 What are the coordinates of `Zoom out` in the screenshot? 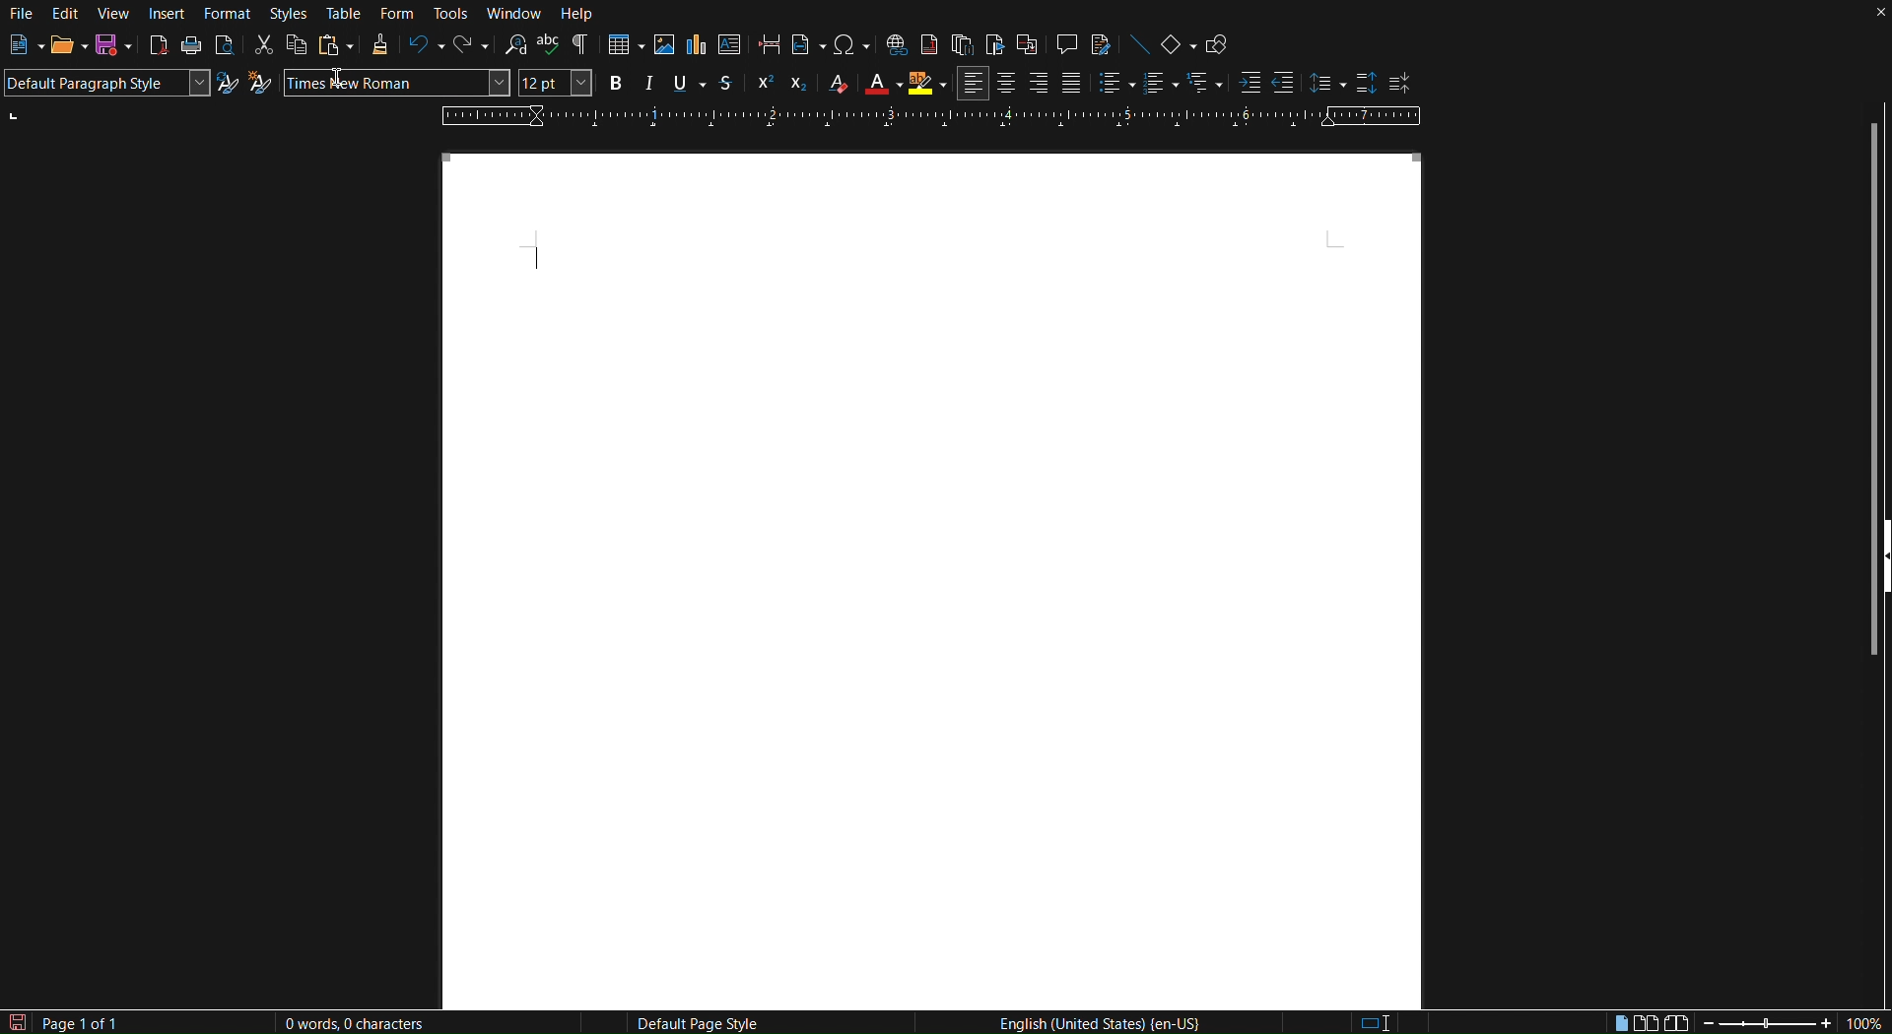 It's located at (1710, 1022).